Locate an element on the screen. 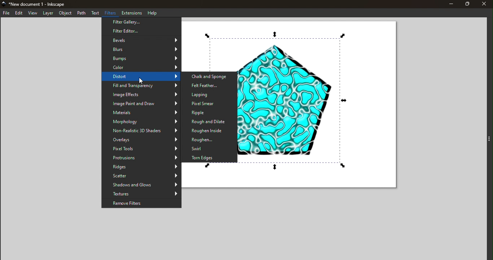  Extensions is located at coordinates (132, 12).